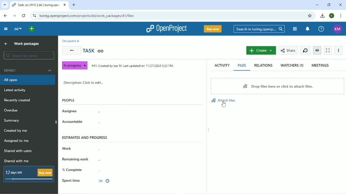  Describe the element at coordinates (18, 100) in the screenshot. I see `Recently created` at that location.